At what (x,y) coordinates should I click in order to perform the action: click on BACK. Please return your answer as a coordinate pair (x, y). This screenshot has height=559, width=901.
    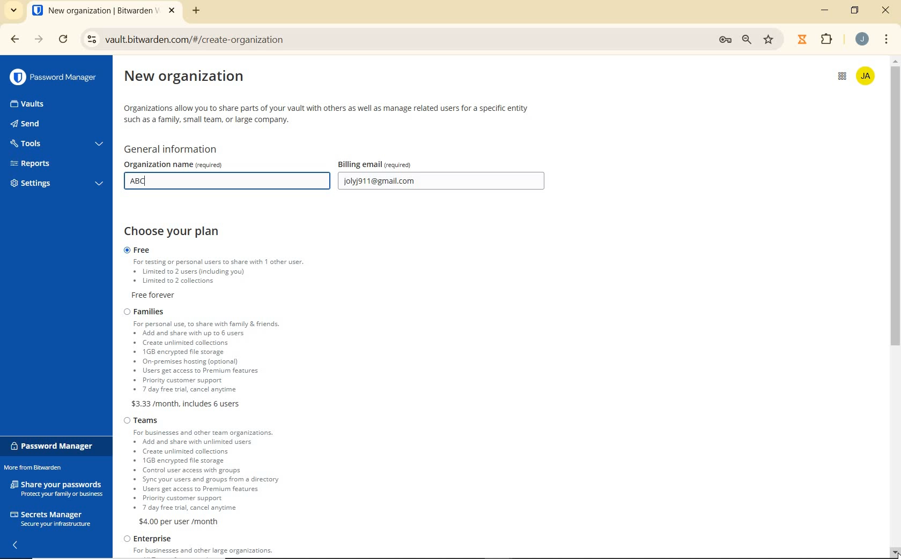
    Looking at the image, I should click on (10, 39).